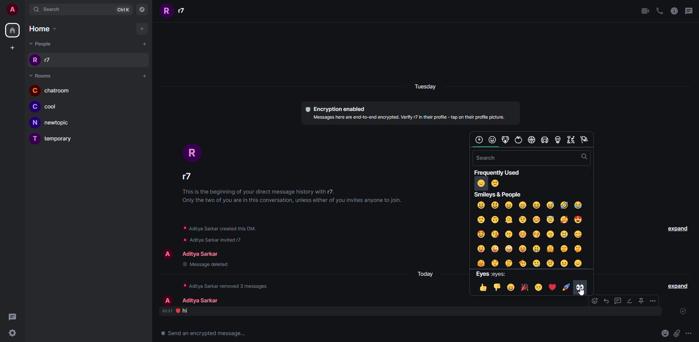 This screenshot has height=342, width=699. I want to click on search, so click(50, 9).